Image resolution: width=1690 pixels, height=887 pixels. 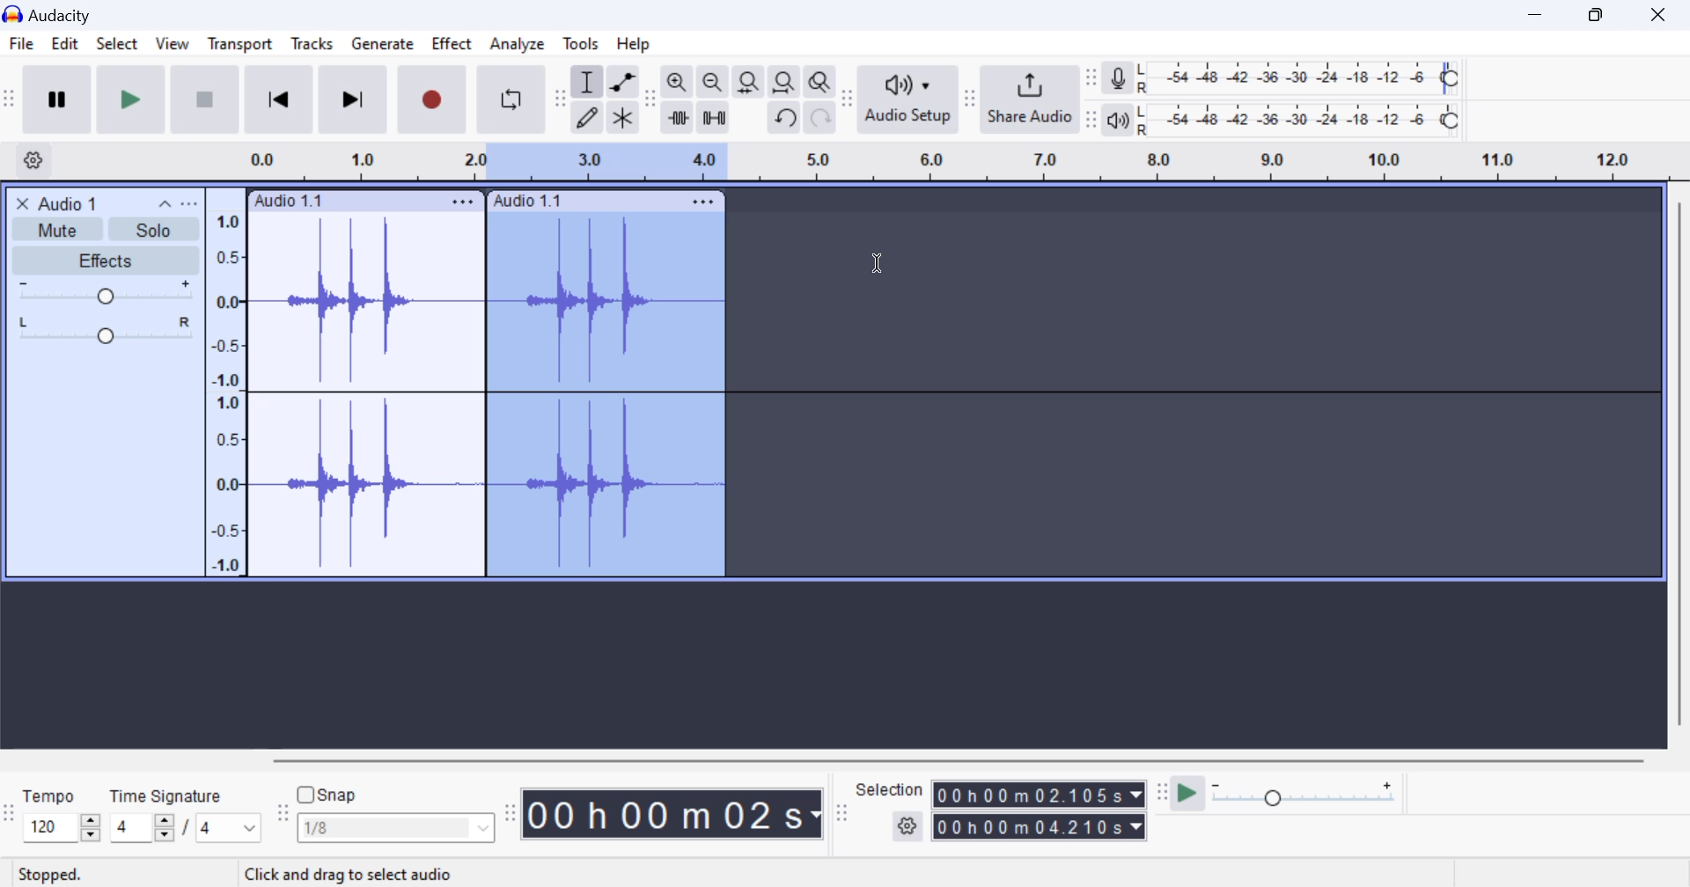 I want to click on Clip Title, so click(x=76, y=202).